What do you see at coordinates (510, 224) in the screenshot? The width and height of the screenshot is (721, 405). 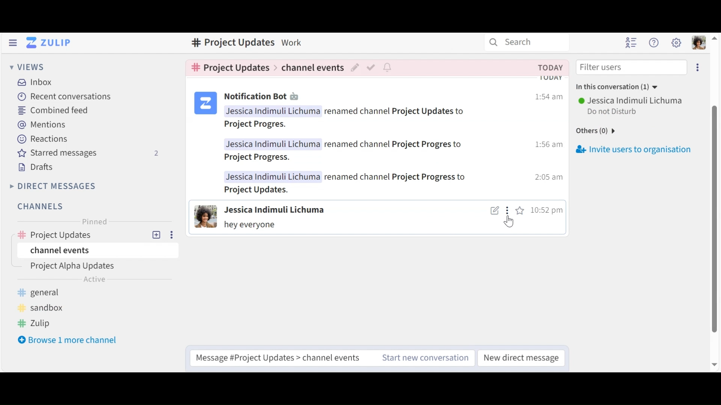 I see `` at bounding box center [510, 224].